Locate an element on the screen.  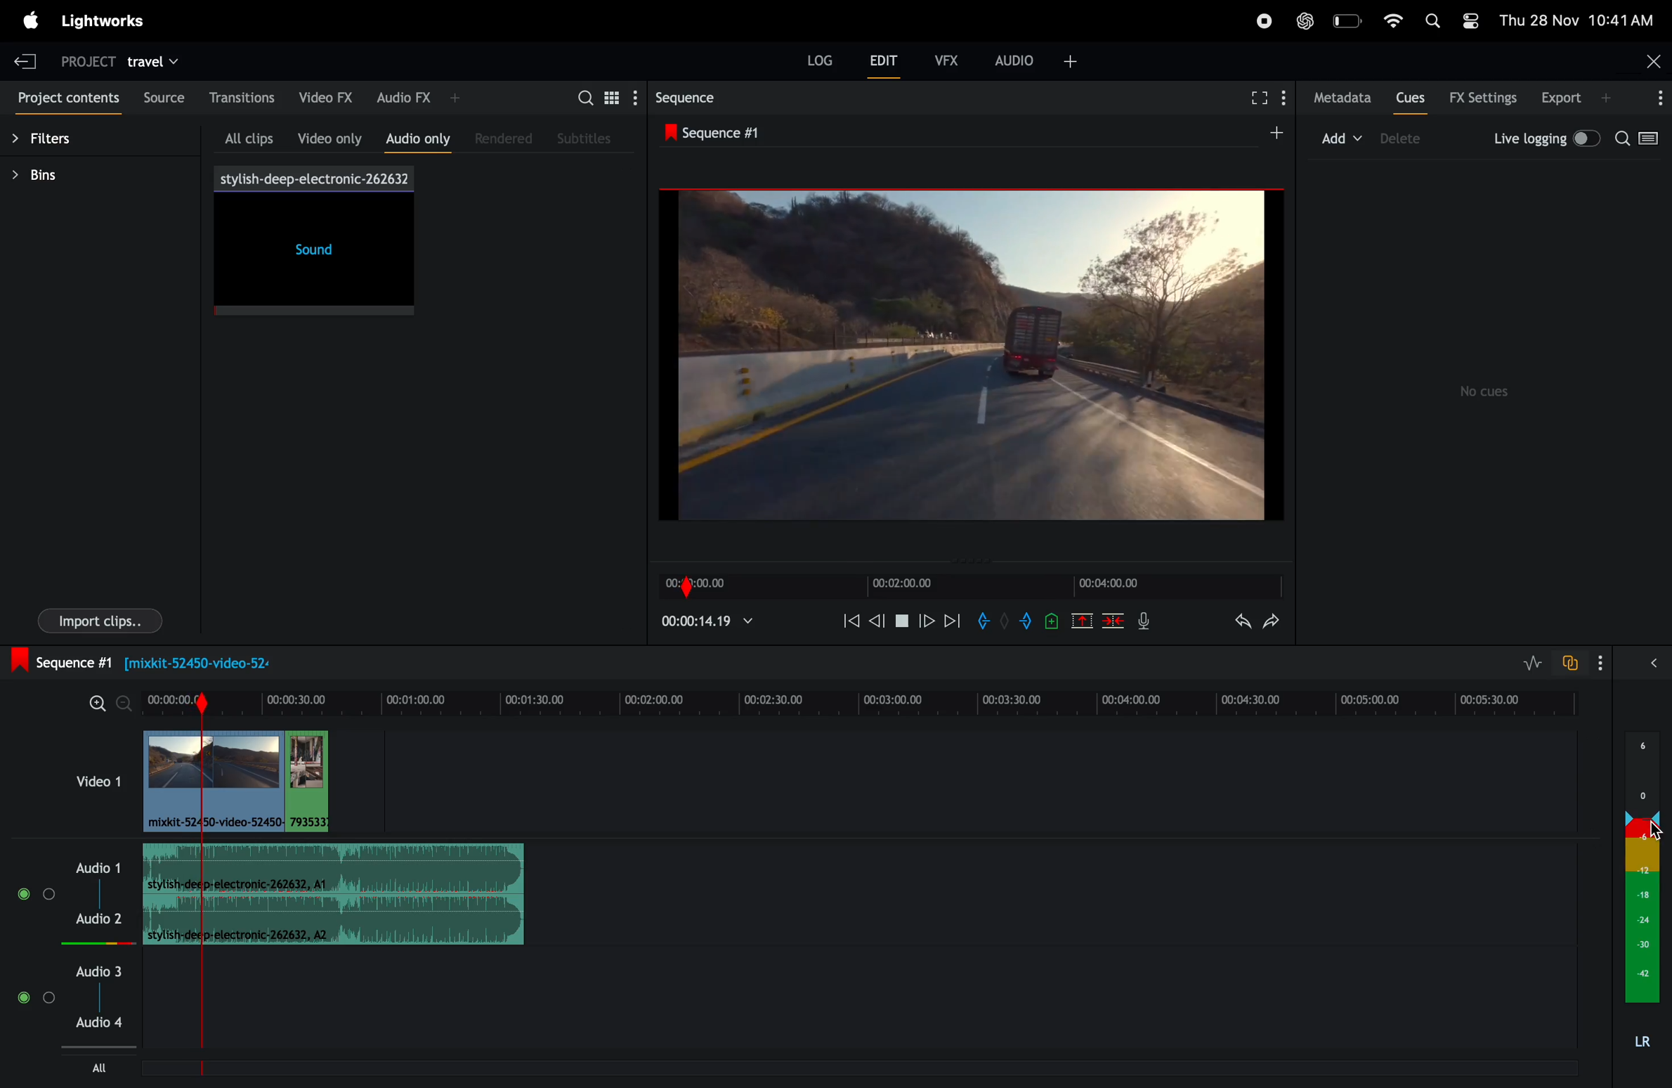
move forward one frame is located at coordinates (927, 621).